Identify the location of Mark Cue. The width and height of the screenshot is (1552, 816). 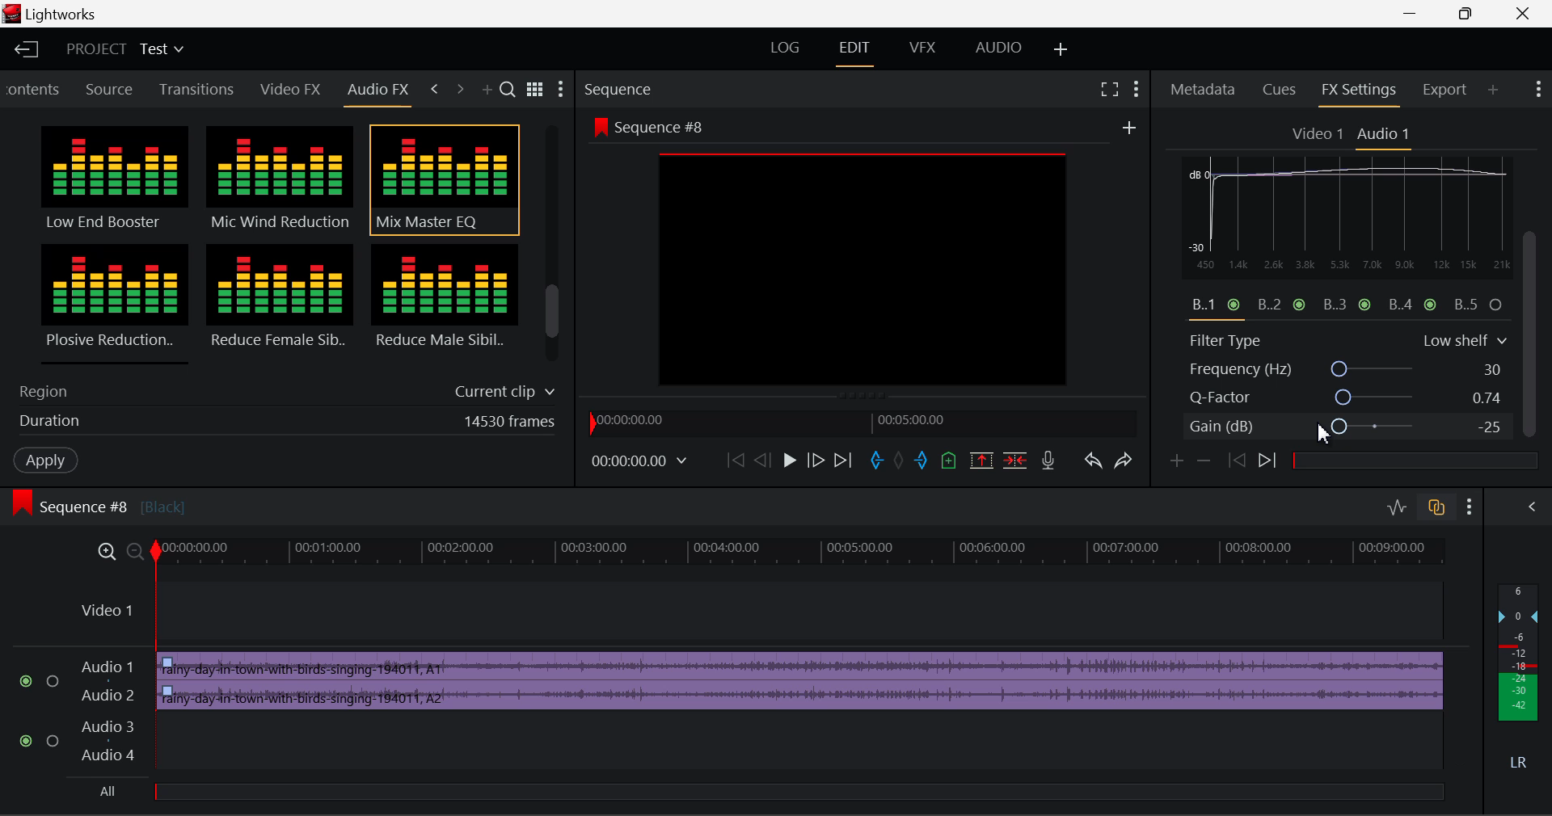
(947, 461).